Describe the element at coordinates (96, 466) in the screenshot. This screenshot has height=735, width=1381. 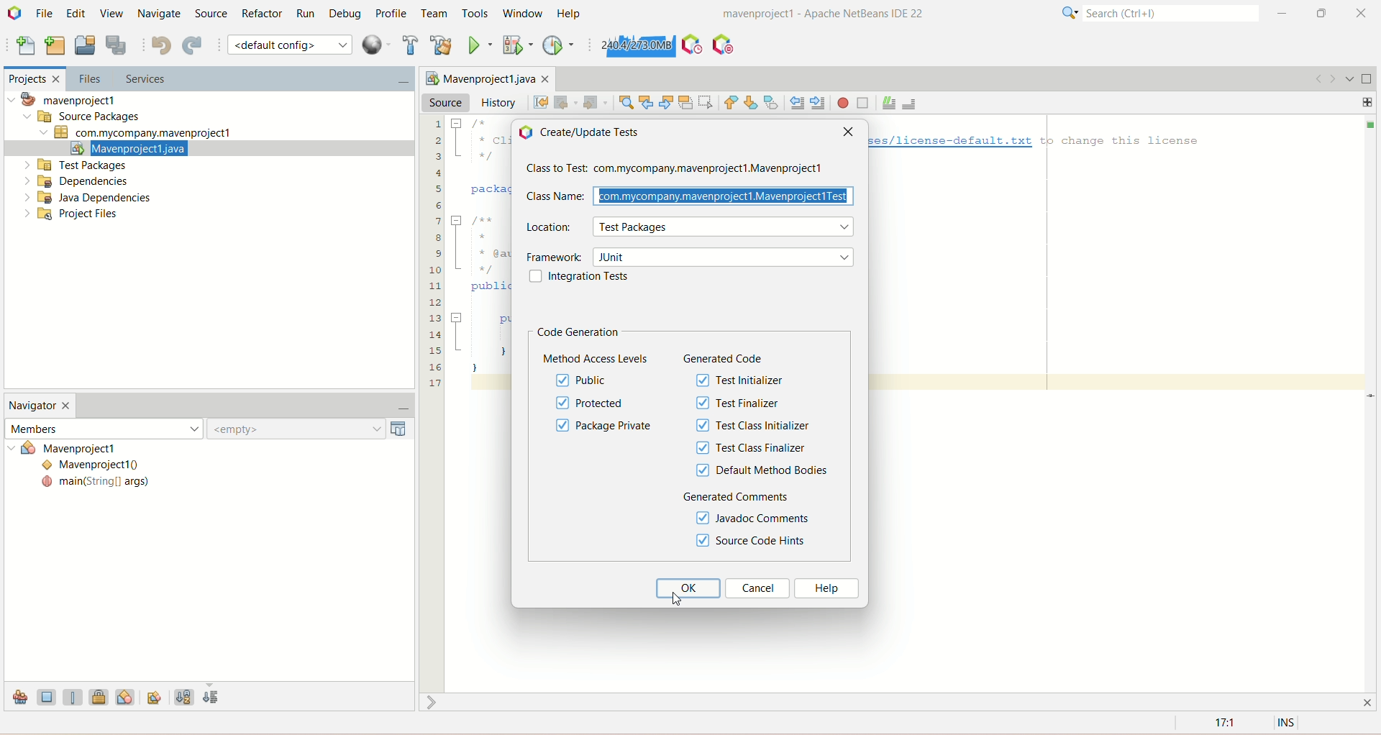
I see `Mavenproject()` at that location.